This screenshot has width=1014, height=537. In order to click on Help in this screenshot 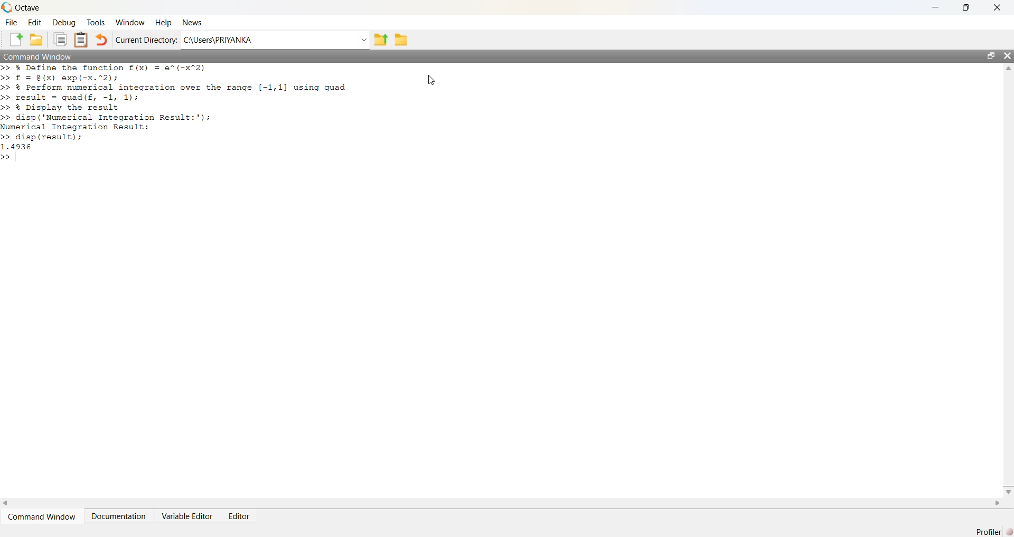, I will do `click(164, 22)`.